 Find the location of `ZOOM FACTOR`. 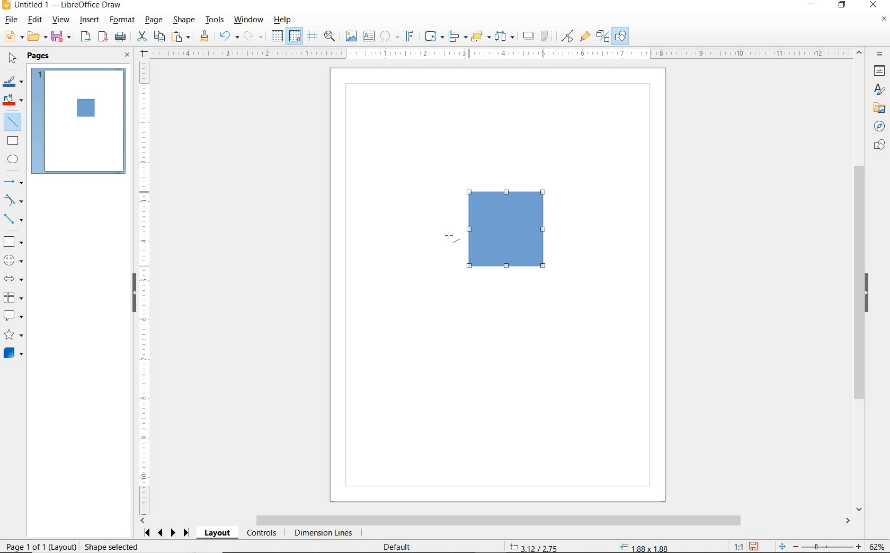

ZOOM FACTOR is located at coordinates (876, 547).